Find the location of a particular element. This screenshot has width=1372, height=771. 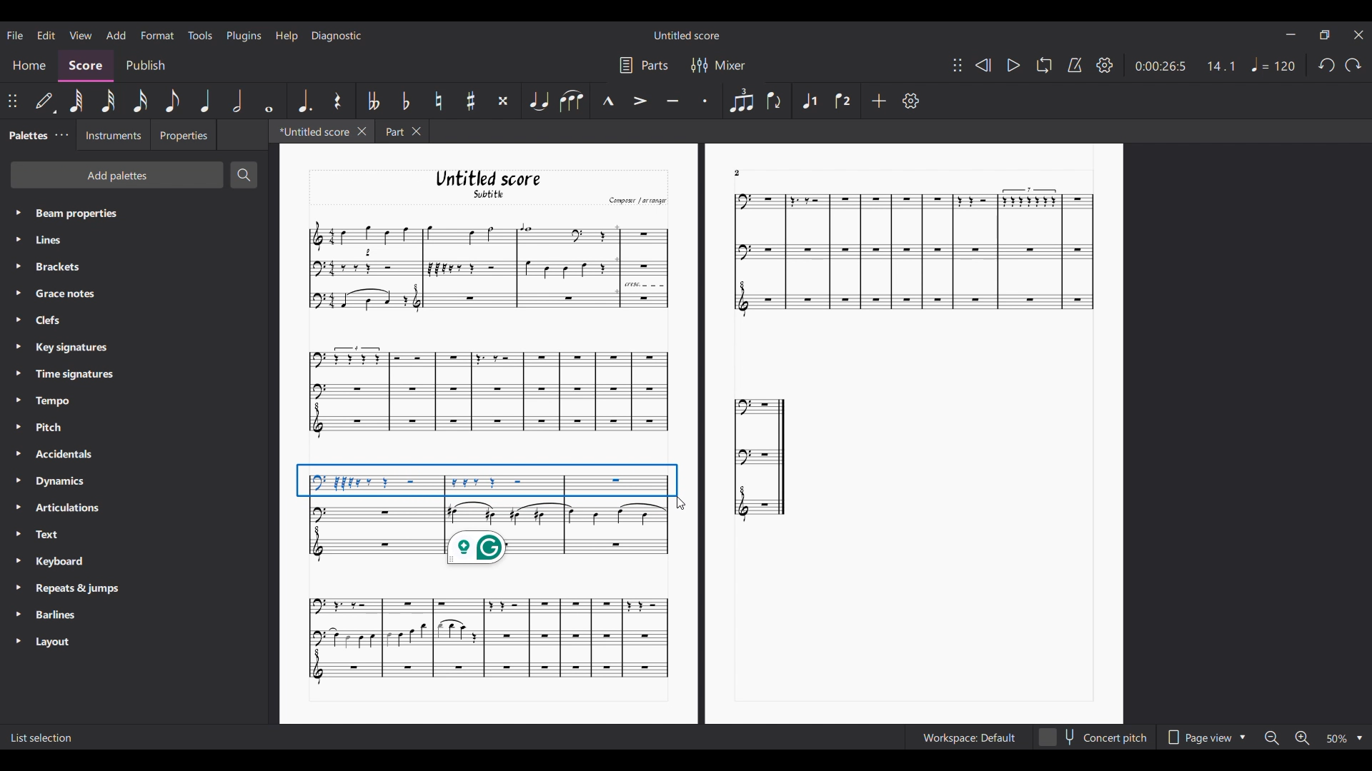

Format menu is located at coordinates (157, 36).